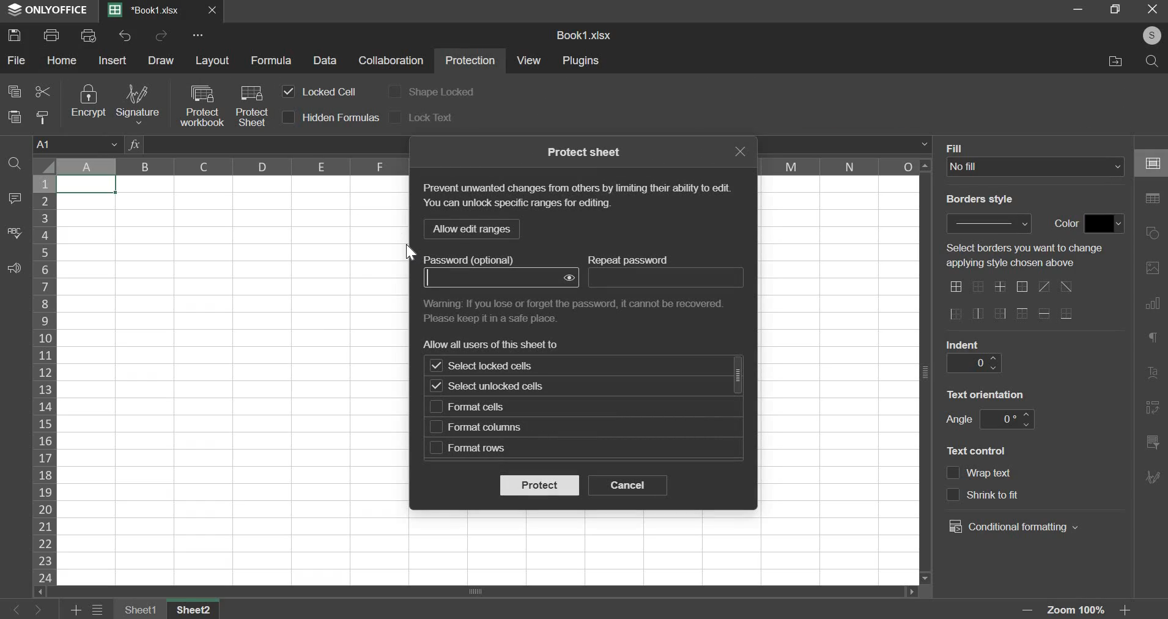 This screenshot has height=619, width=1168. I want to click on border options, so click(956, 286).